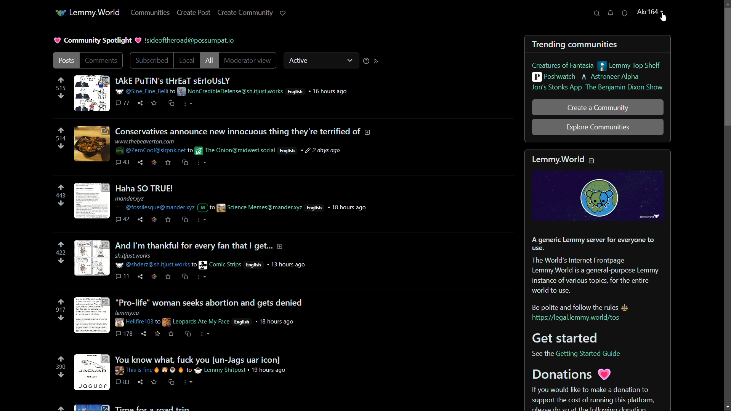  Describe the element at coordinates (610, 77) in the screenshot. I see `astroneer alpha` at that location.